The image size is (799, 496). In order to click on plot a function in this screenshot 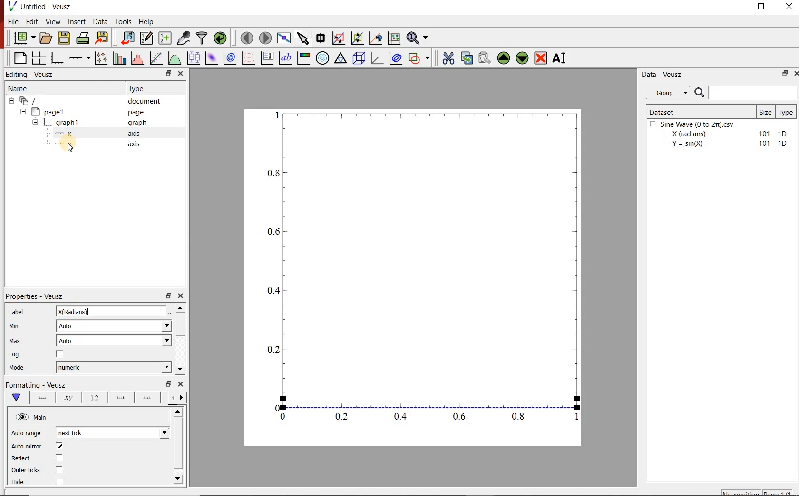, I will do `click(175, 57)`.